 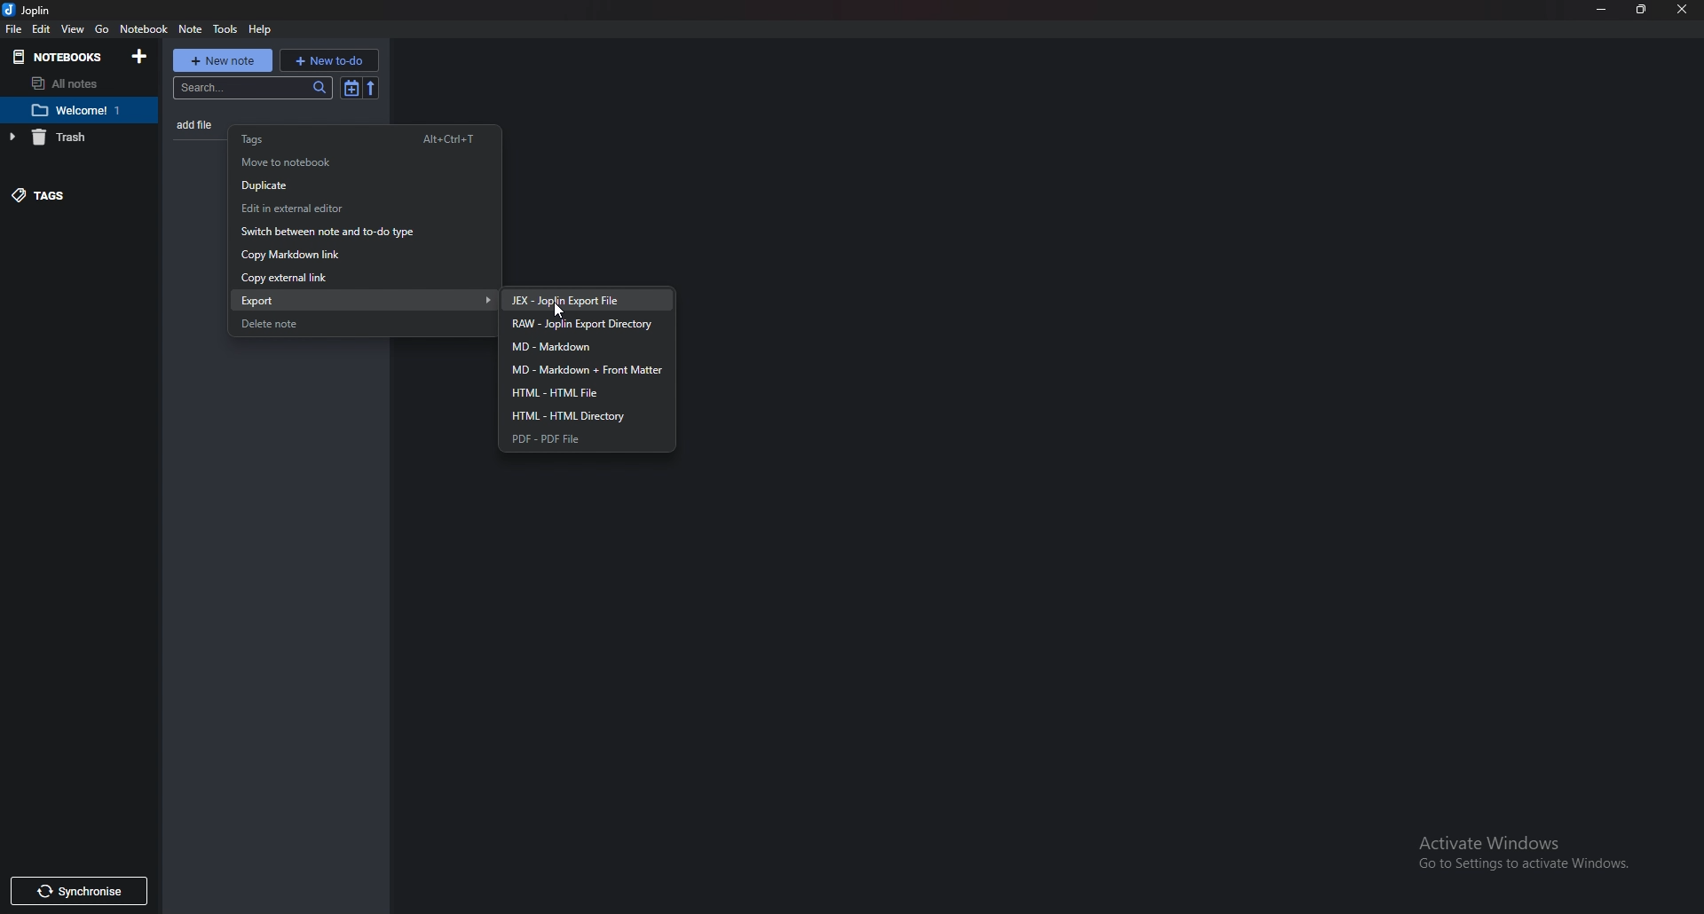 I want to click on Export, so click(x=369, y=299).